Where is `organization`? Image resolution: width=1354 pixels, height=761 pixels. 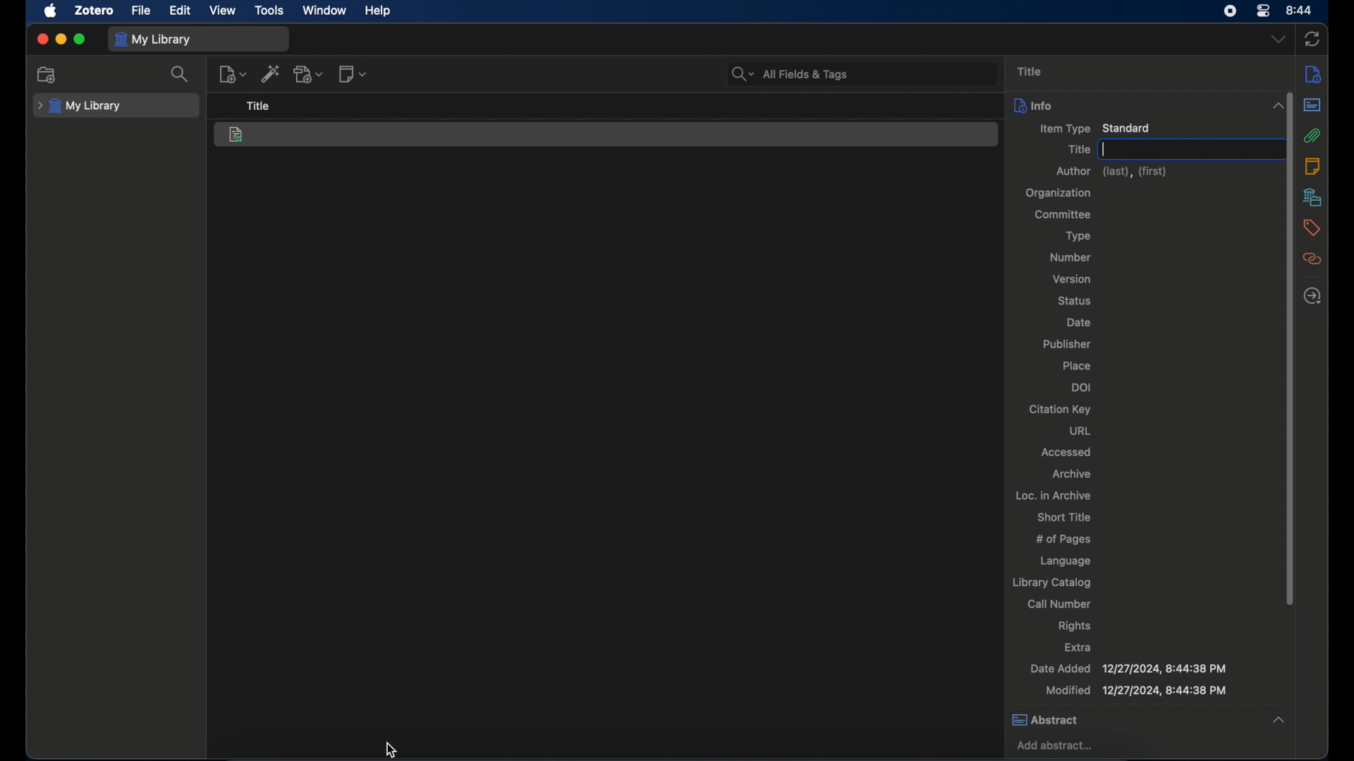 organization is located at coordinates (1057, 193).